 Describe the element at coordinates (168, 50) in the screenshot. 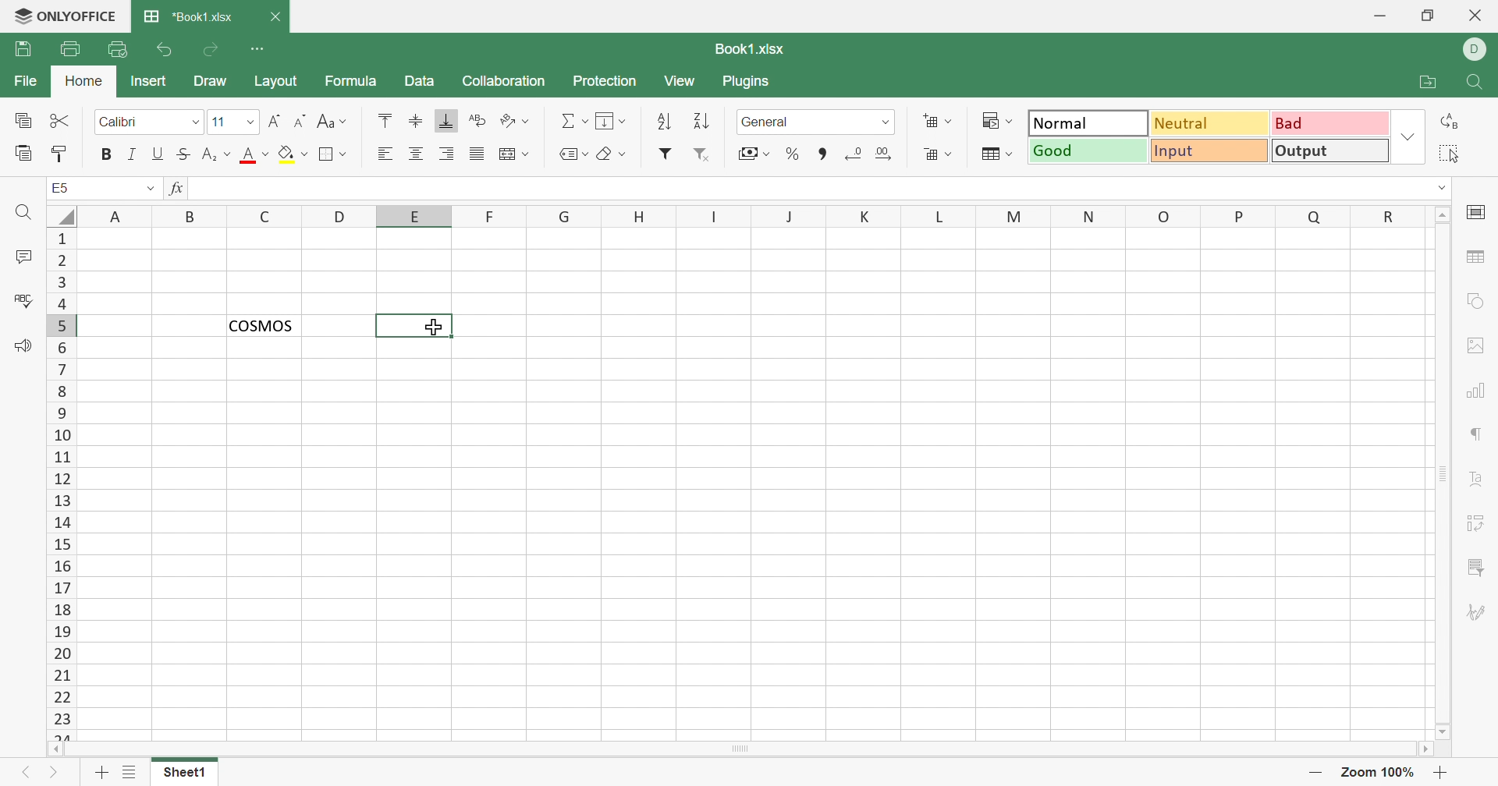

I see `Undo` at that location.